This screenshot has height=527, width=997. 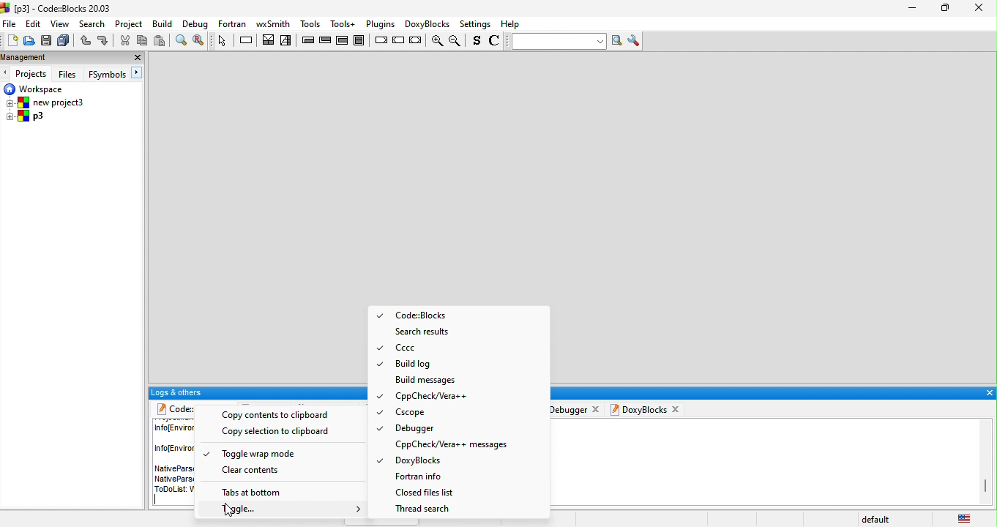 I want to click on tools, so click(x=343, y=23).